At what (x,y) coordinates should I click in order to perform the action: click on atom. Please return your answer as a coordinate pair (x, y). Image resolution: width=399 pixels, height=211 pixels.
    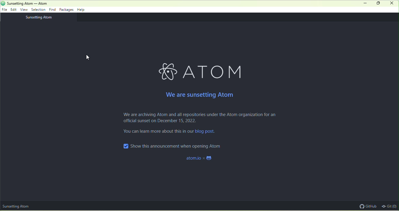
    Looking at the image, I should click on (216, 71).